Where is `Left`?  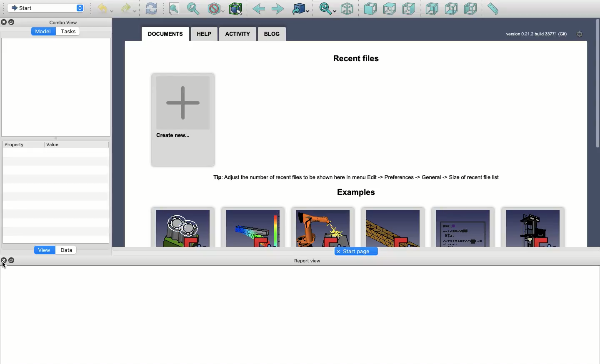
Left is located at coordinates (471, 10).